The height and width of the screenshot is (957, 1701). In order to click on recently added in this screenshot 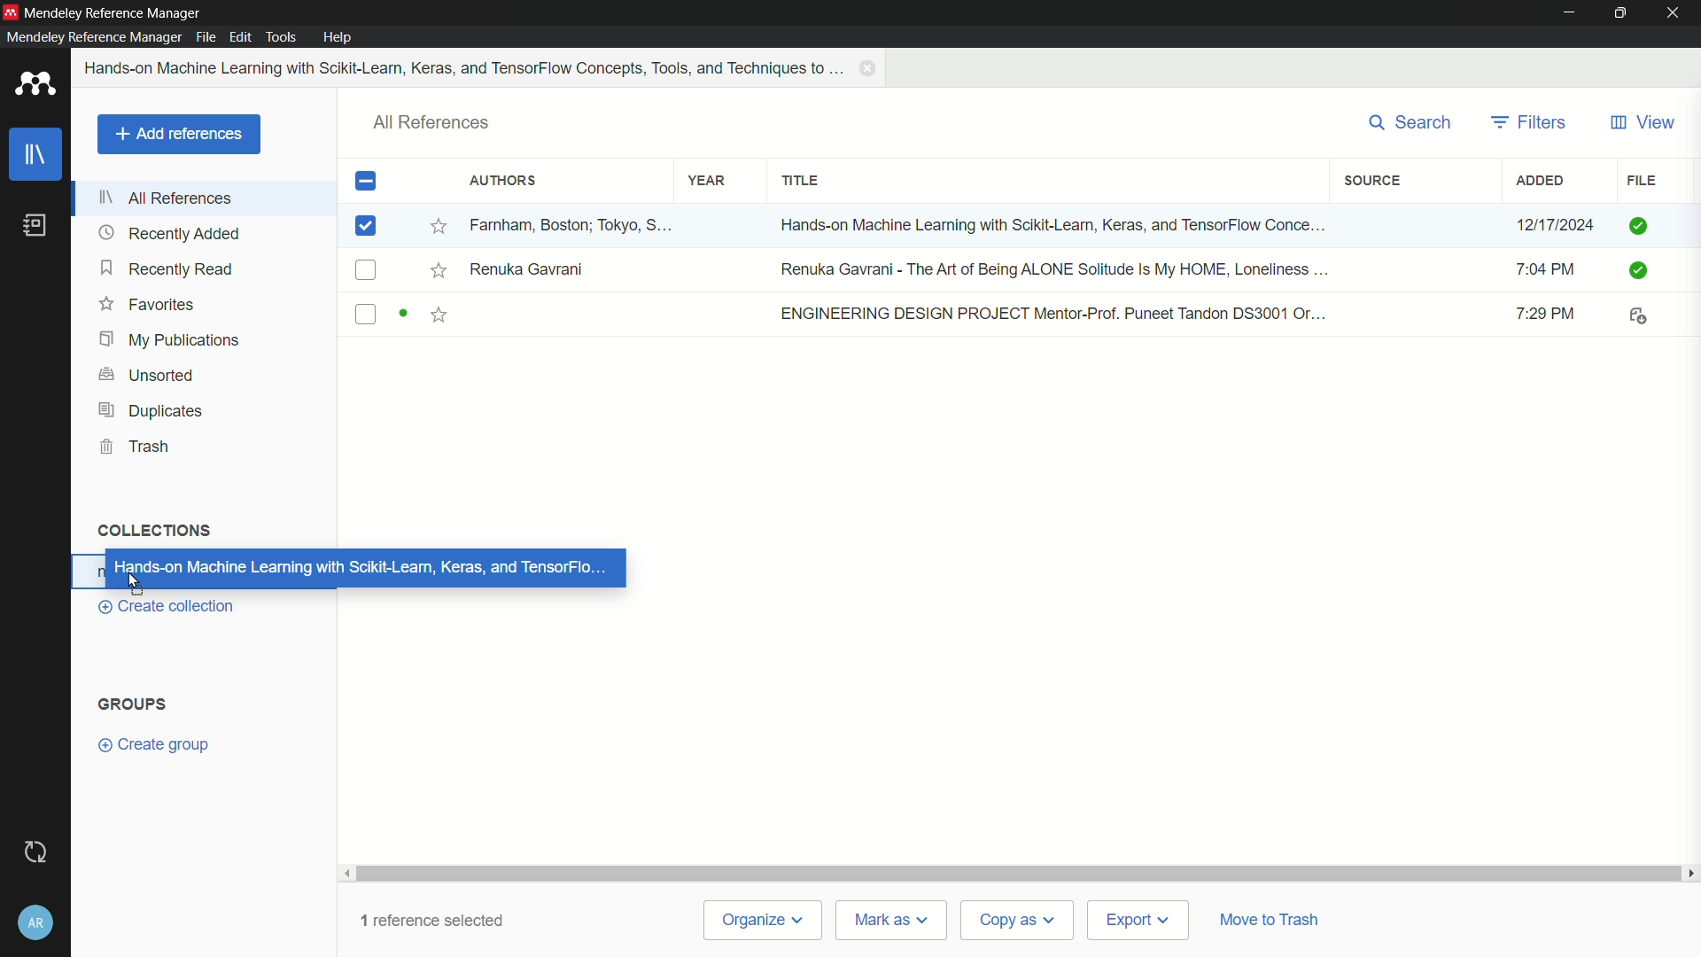, I will do `click(169, 233)`.